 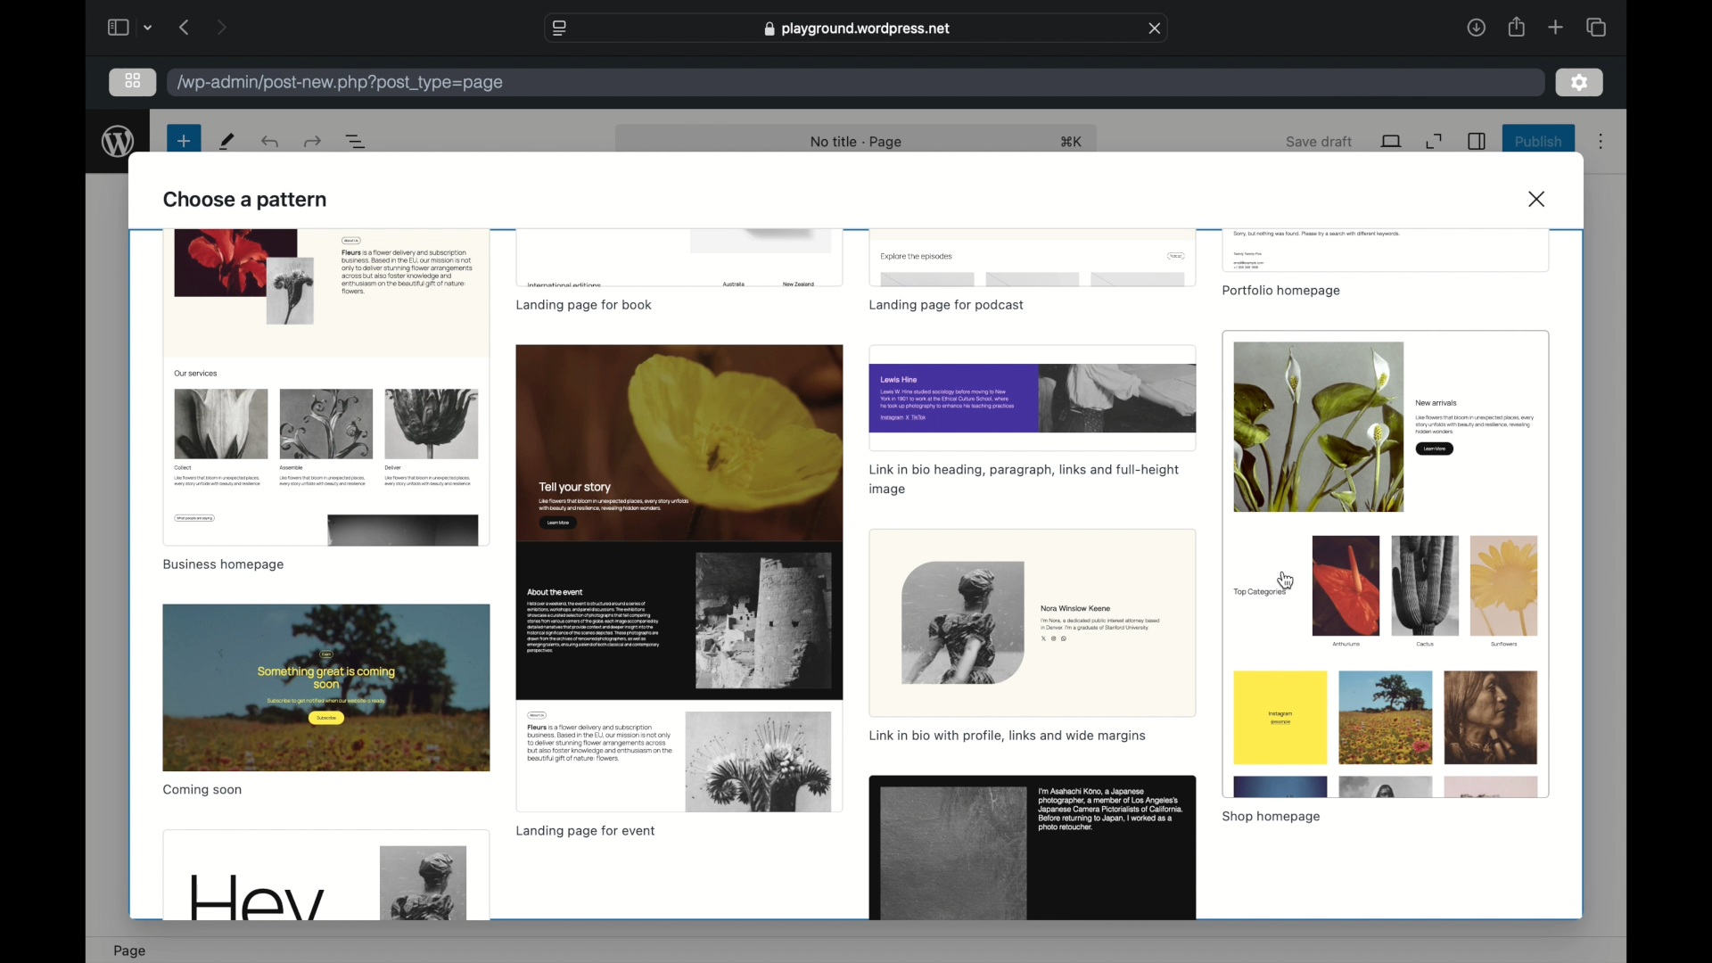 I want to click on template name, so click(x=584, y=833).